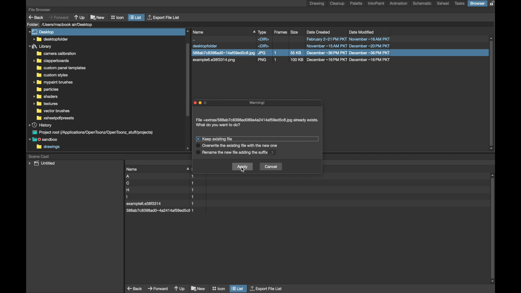 Image resolution: width=521 pixels, height=293 pixels. Describe the element at coordinates (52, 75) in the screenshot. I see `folder` at that location.